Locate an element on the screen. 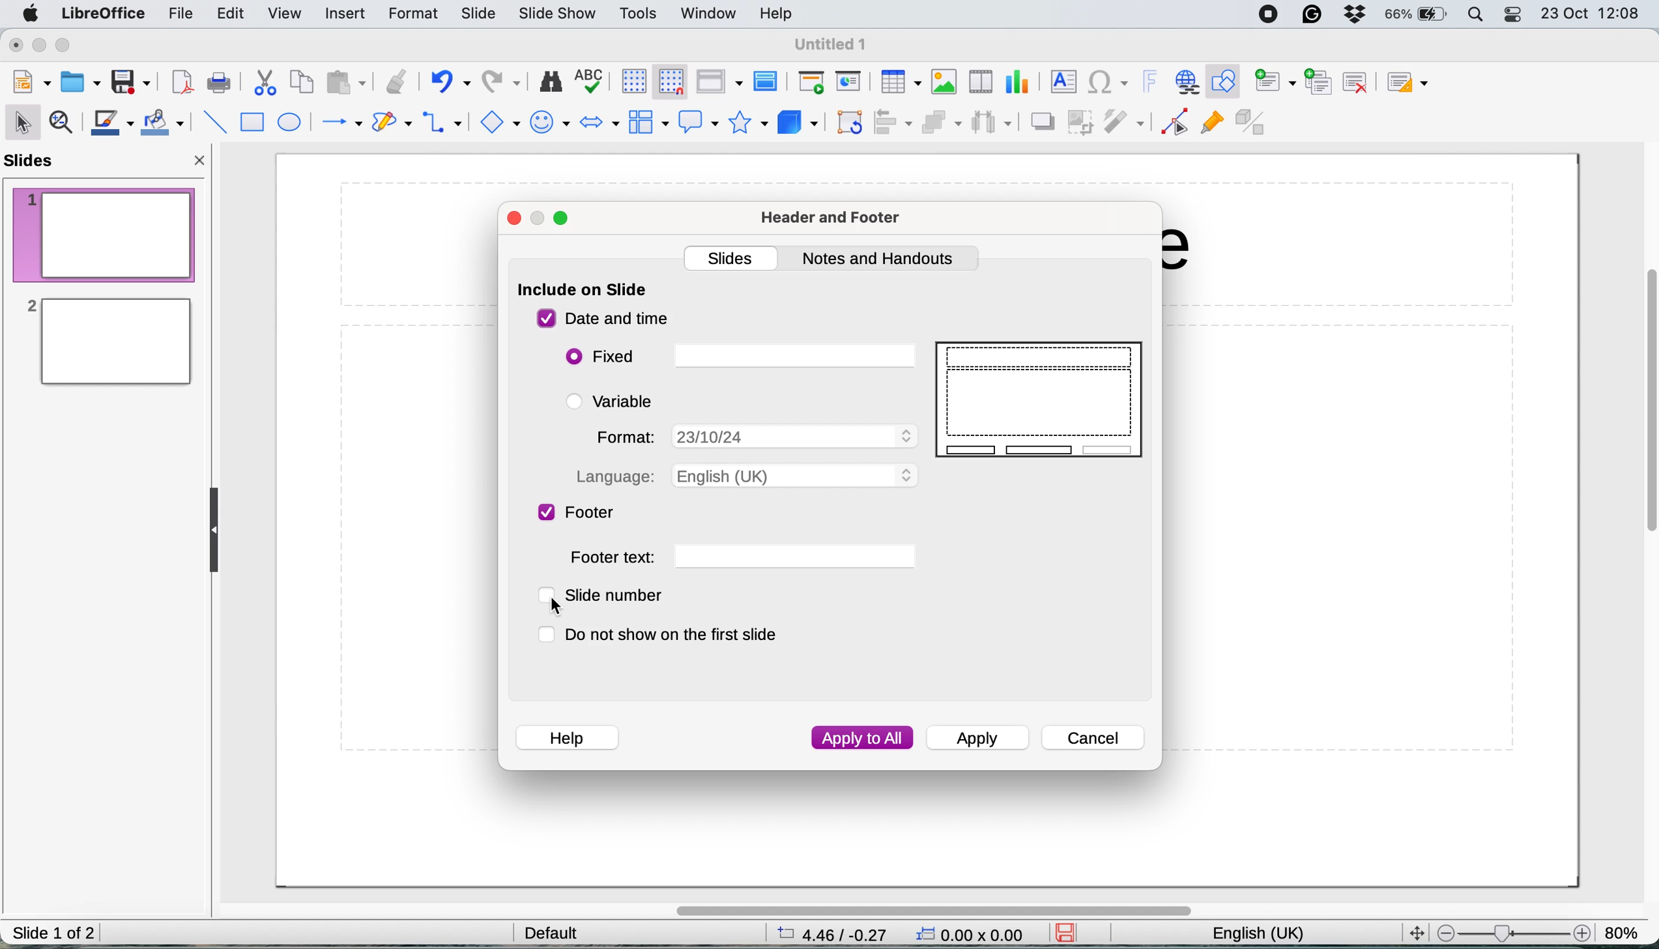  notes and handouts is located at coordinates (883, 259).